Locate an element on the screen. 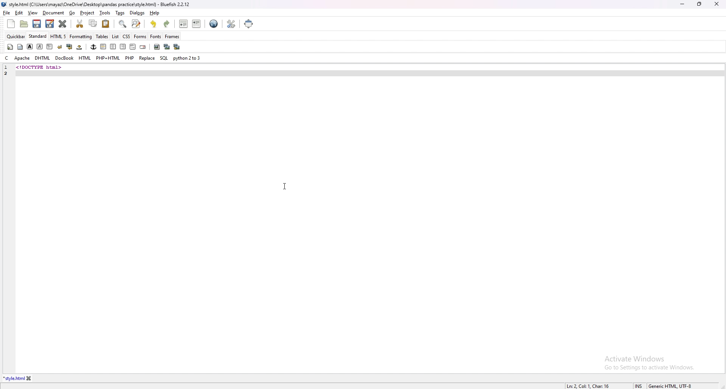 This screenshot has width=726, height=389. css is located at coordinates (127, 36).